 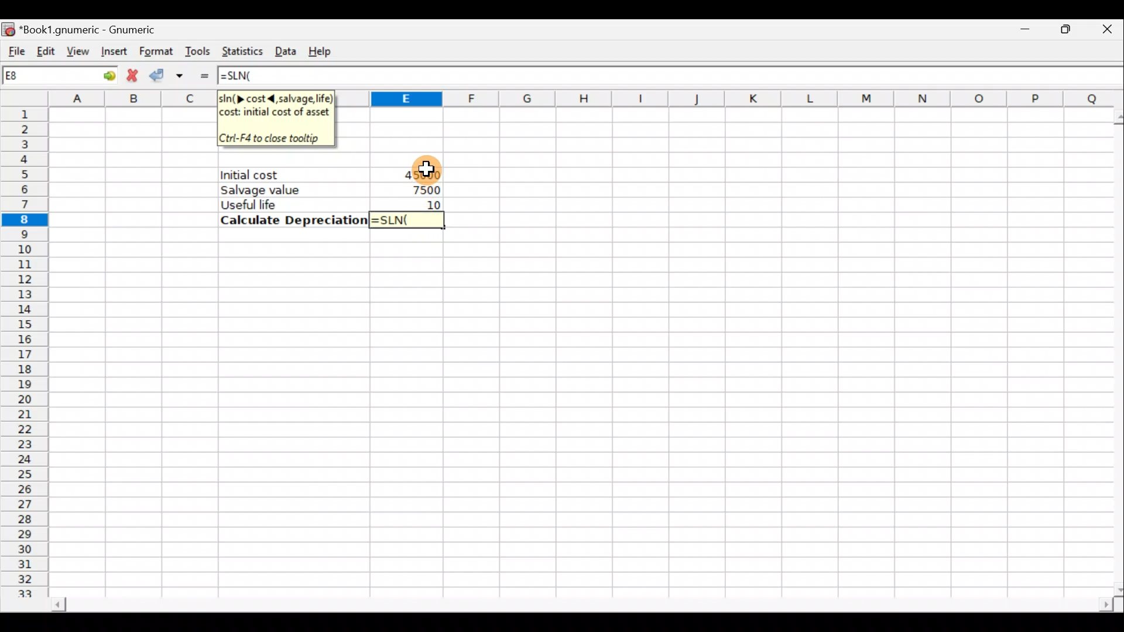 What do you see at coordinates (285, 190) in the screenshot?
I see `Salvage value` at bounding box center [285, 190].